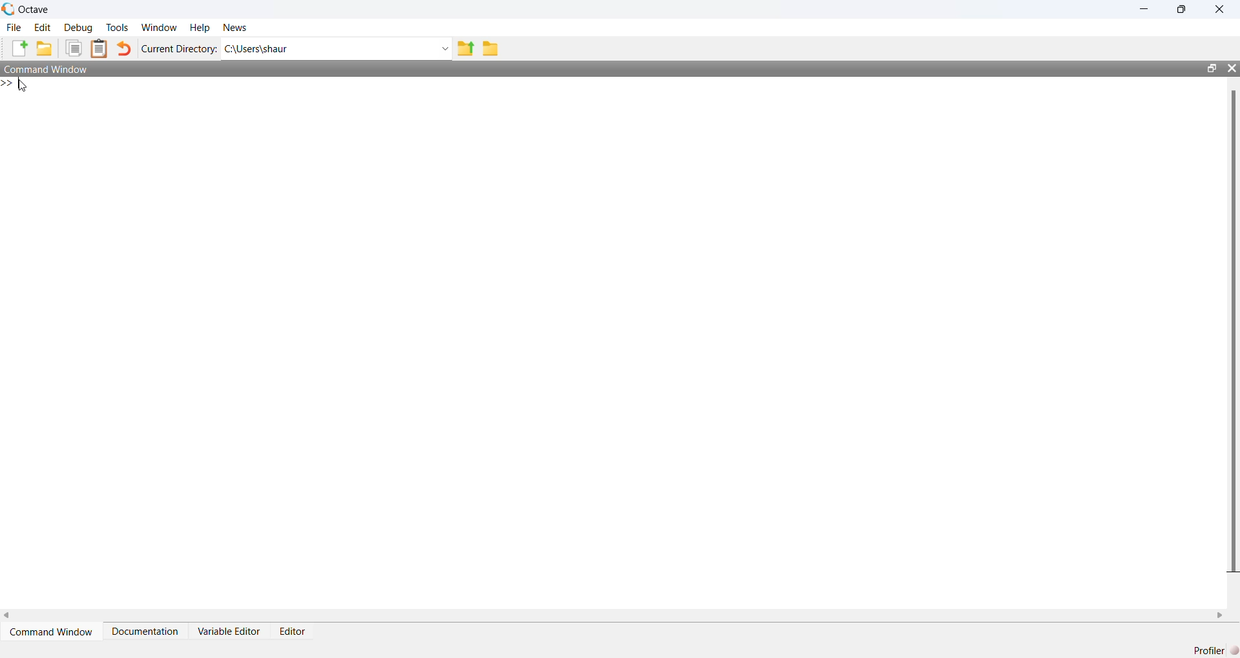 The height and width of the screenshot is (658, 1240). Describe the element at coordinates (235, 27) in the screenshot. I see `news` at that location.